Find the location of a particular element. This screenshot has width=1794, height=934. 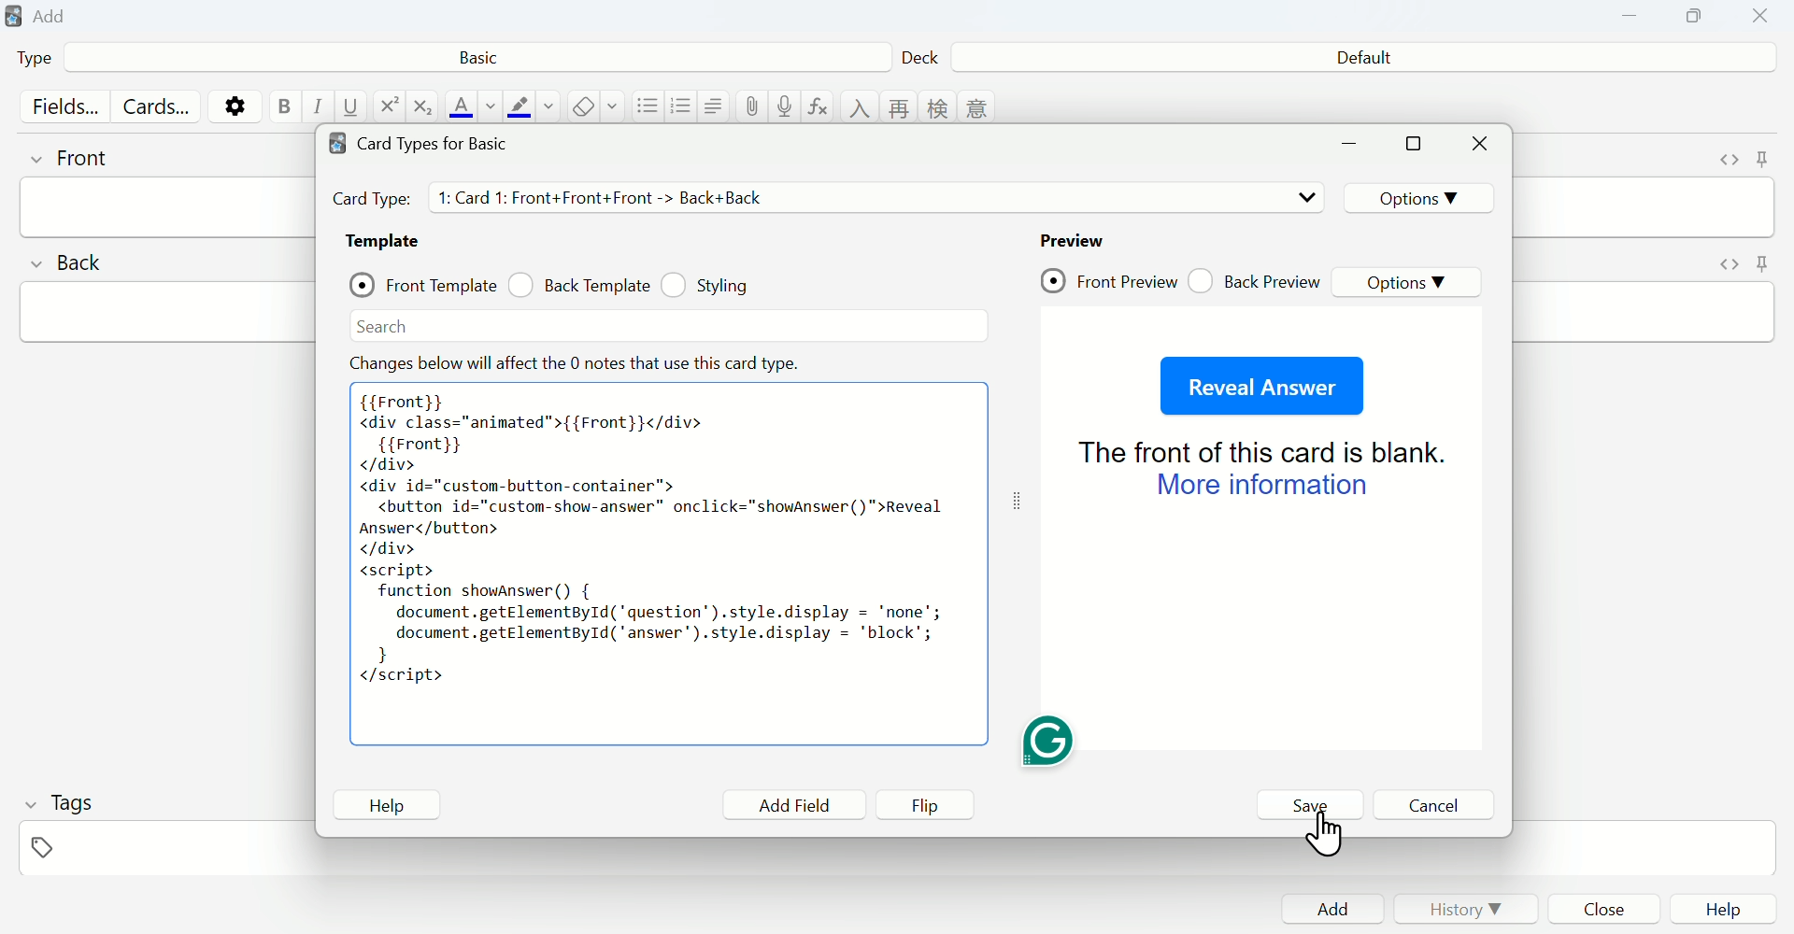

Fields is located at coordinates (62, 106).